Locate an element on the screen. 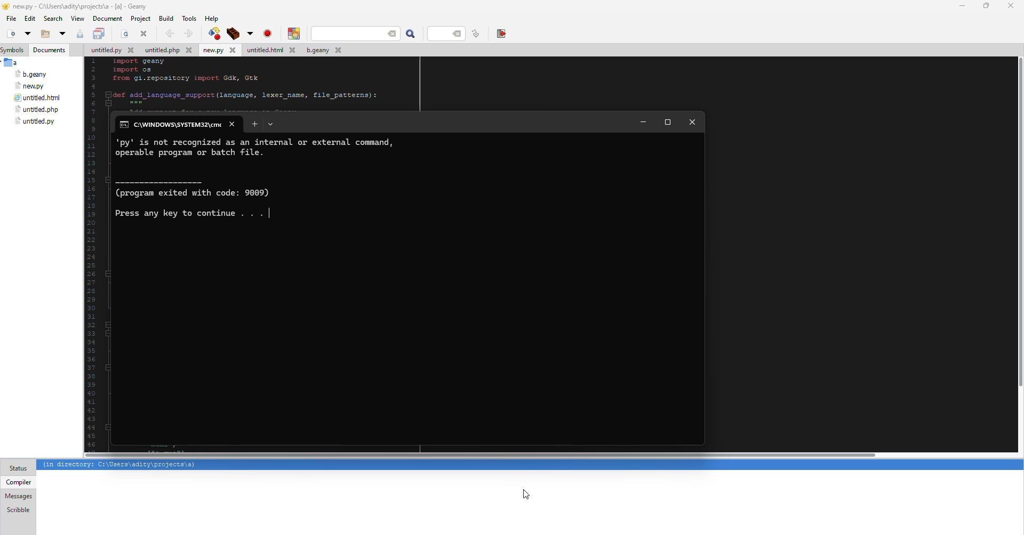 The height and width of the screenshot is (535, 1024). file is located at coordinates (34, 121).